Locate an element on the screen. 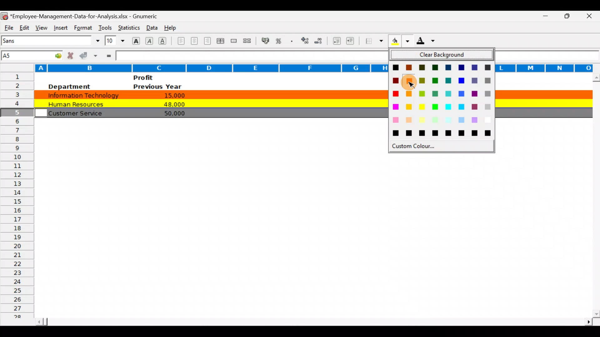 This screenshot has width=600, height=337. Enter formula is located at coordinates (108, 55).